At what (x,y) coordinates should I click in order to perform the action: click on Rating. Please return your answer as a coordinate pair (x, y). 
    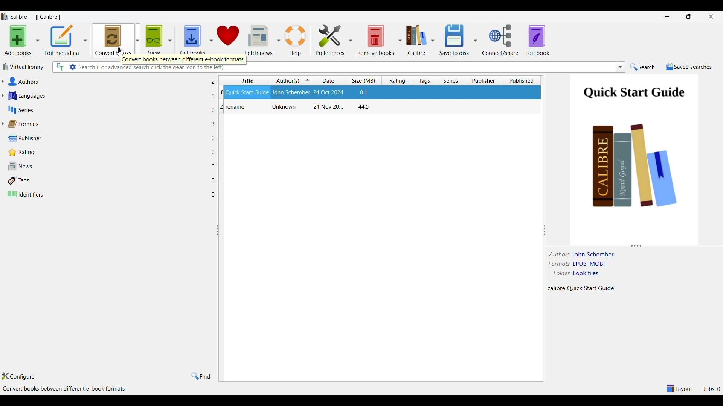
    Looking at the image, I should click on (107, 152).